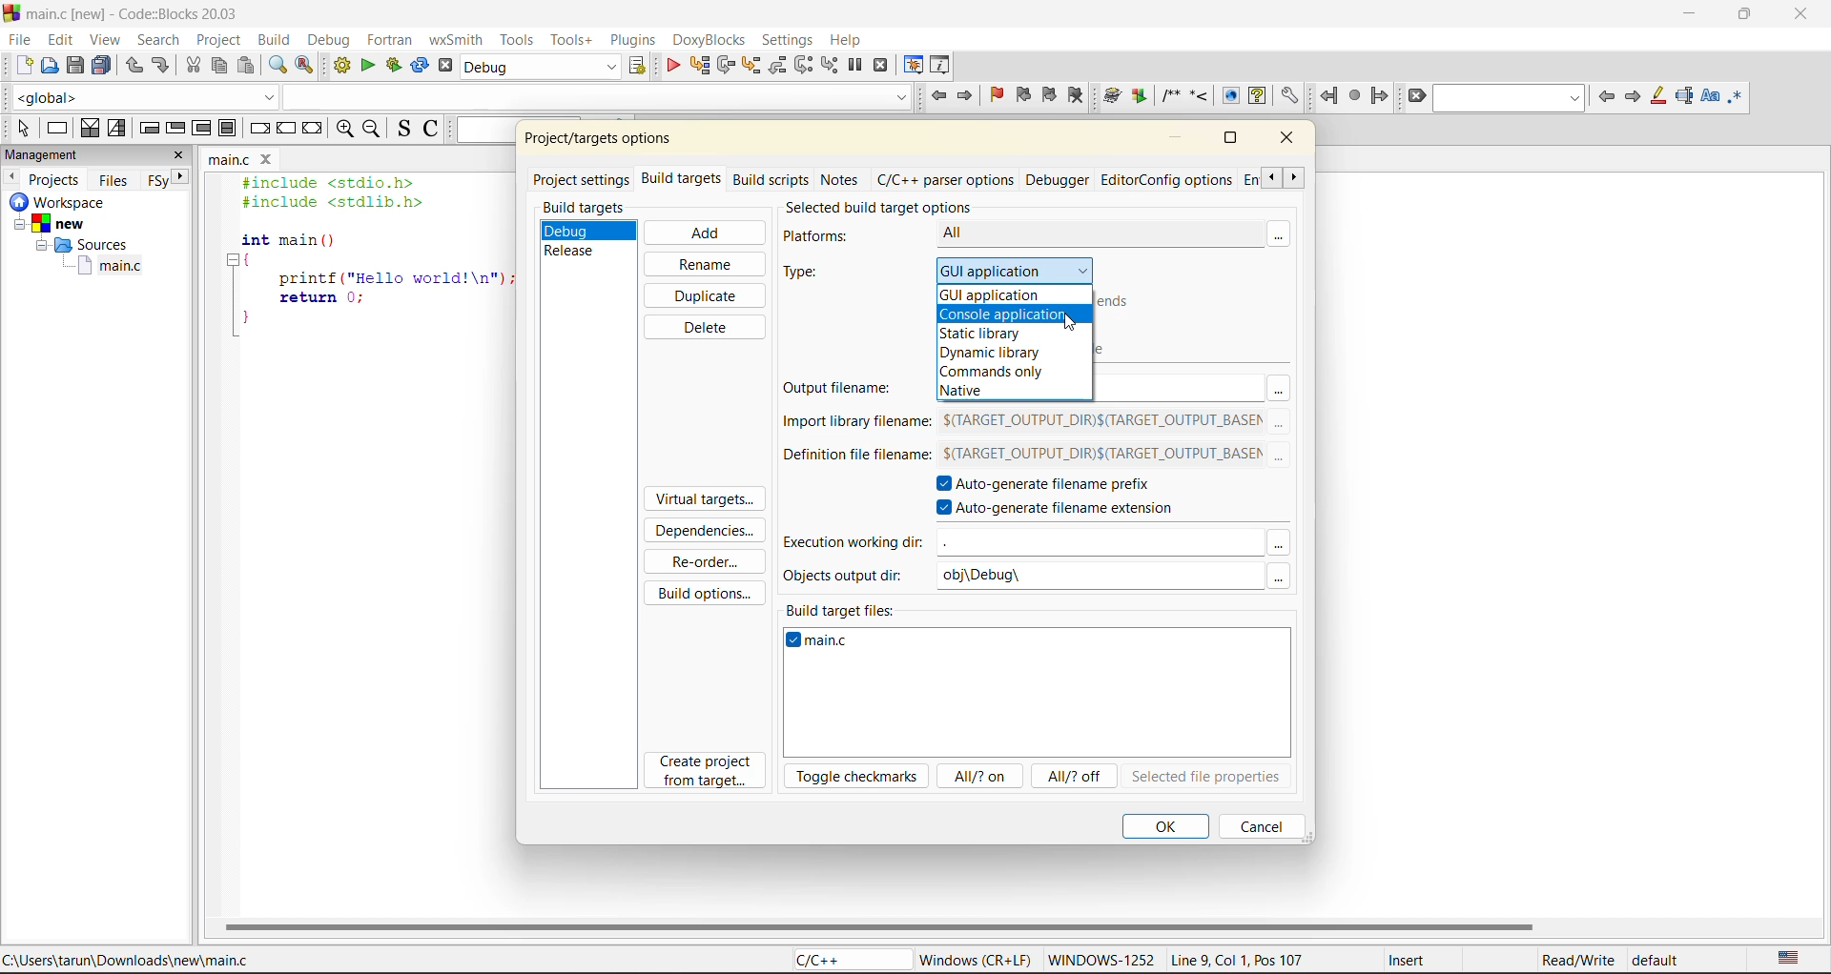  What do you see at coordinates (1258, 825) in the screenshot?
I see `cancel` at bounding box center [1258, 825].